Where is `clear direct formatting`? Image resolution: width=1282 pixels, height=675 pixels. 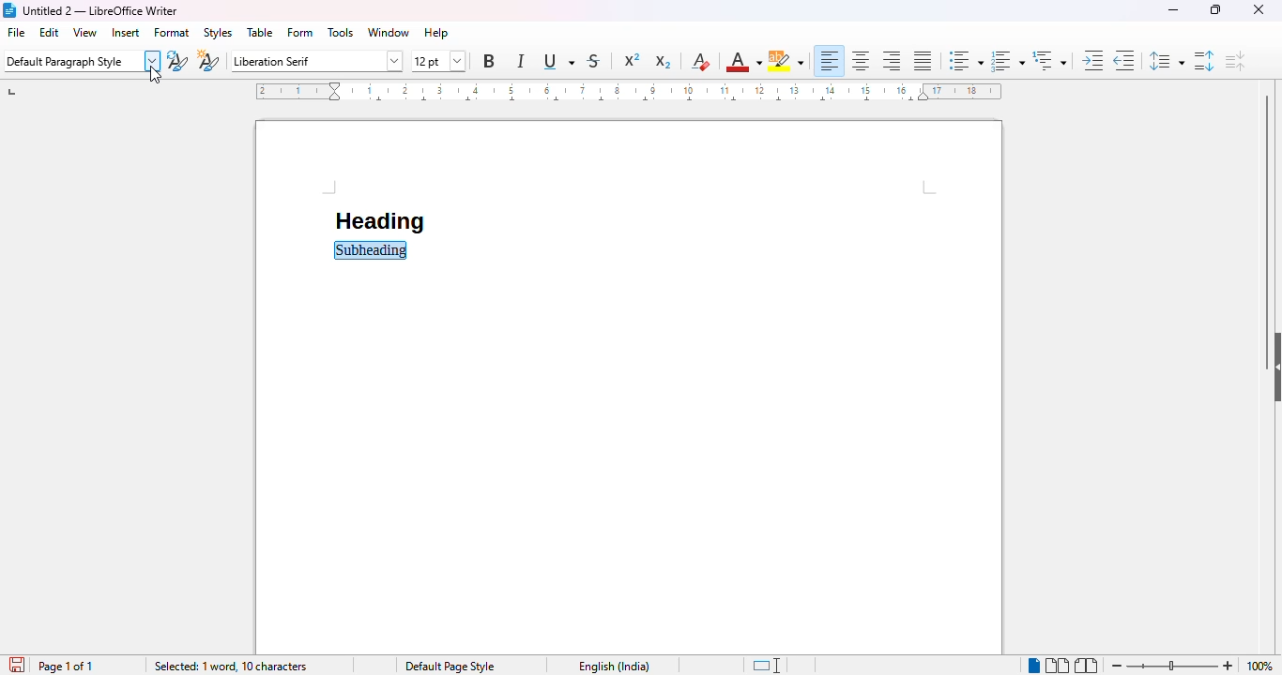 clear direct formatting is located at coordinates (700, 61).